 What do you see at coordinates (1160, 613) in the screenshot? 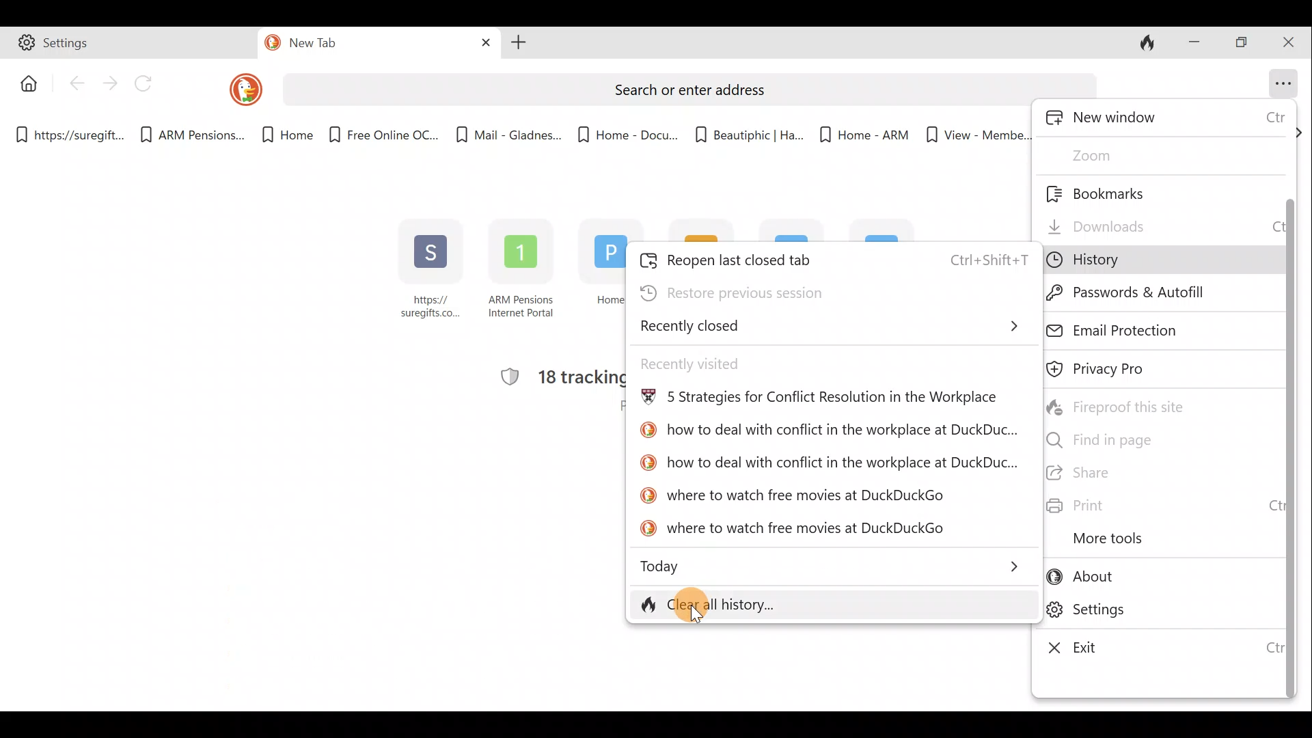
I see `Settings` at bounding box center [1160, 613].